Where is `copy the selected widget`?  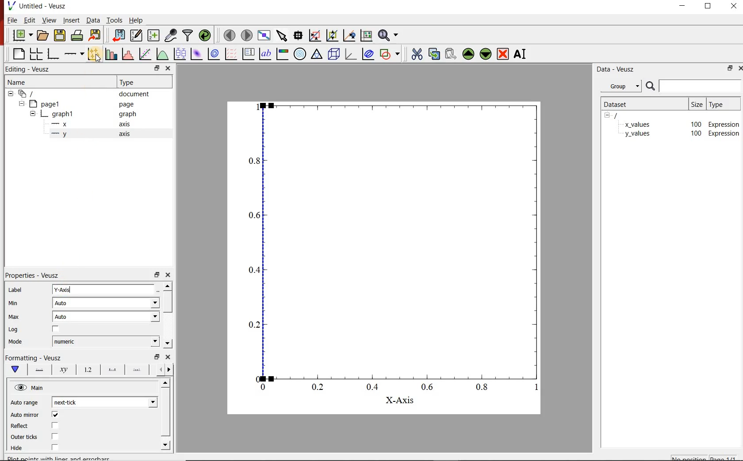 copy the selected widget is located at coordinates (433, 54).